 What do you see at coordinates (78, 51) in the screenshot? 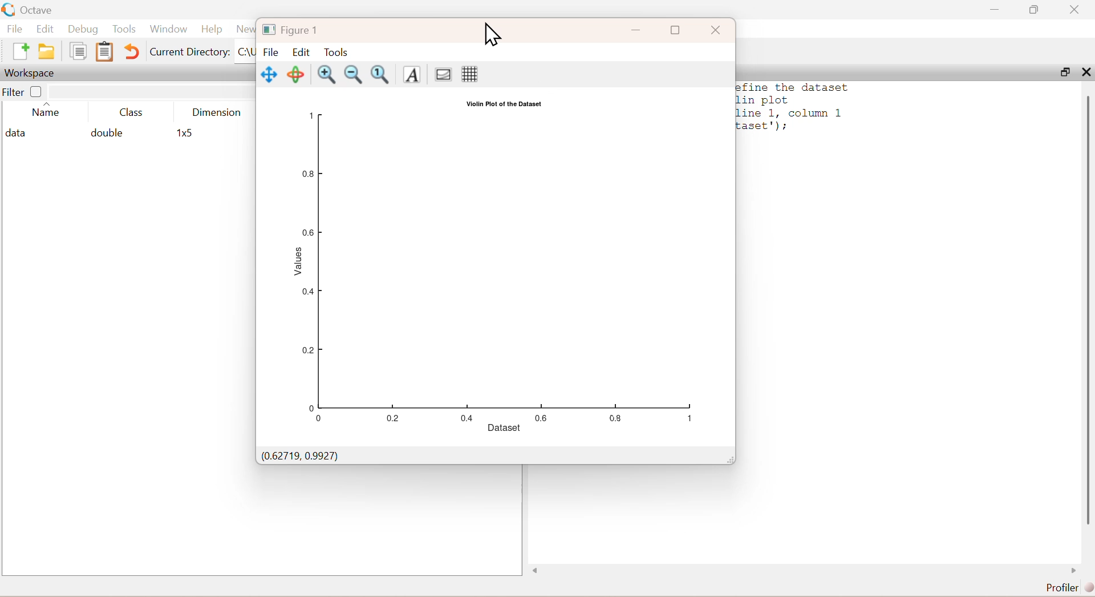
I see `copy` at bounding box center [78, 51].